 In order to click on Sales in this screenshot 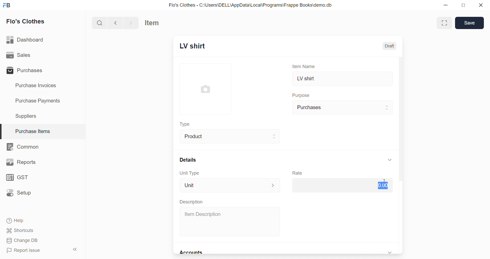, I will do `click(26, 55)`.